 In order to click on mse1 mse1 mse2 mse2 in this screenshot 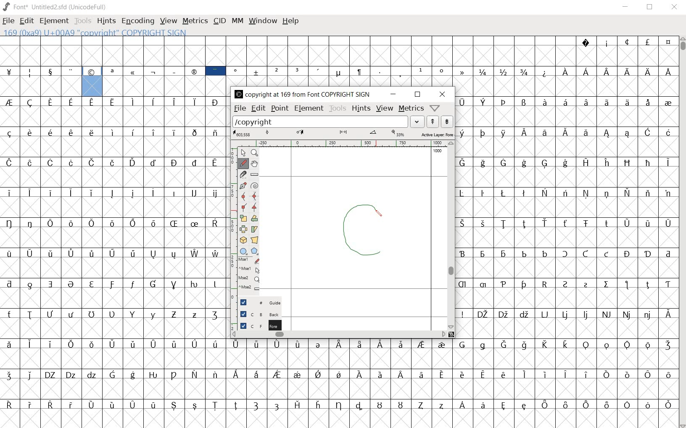, I will do `click(248, 275)`.